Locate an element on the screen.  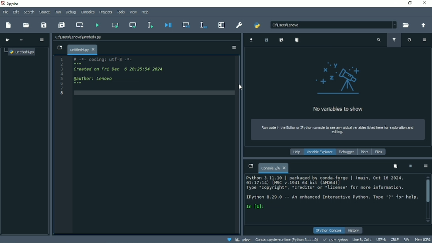
Save all files is located at coordinates (63, 25).